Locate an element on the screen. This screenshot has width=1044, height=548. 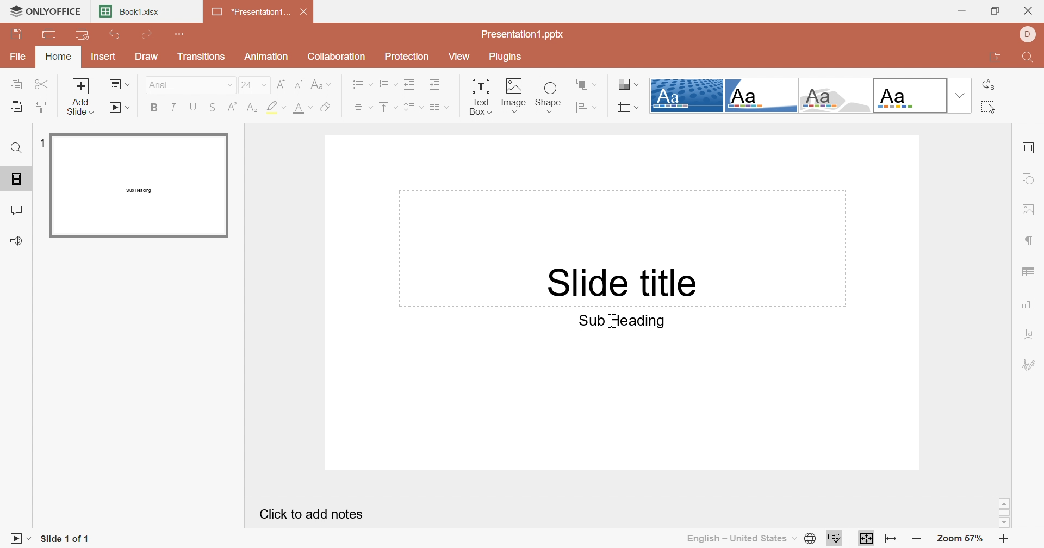
Close is located at coordinates (1028, 10).